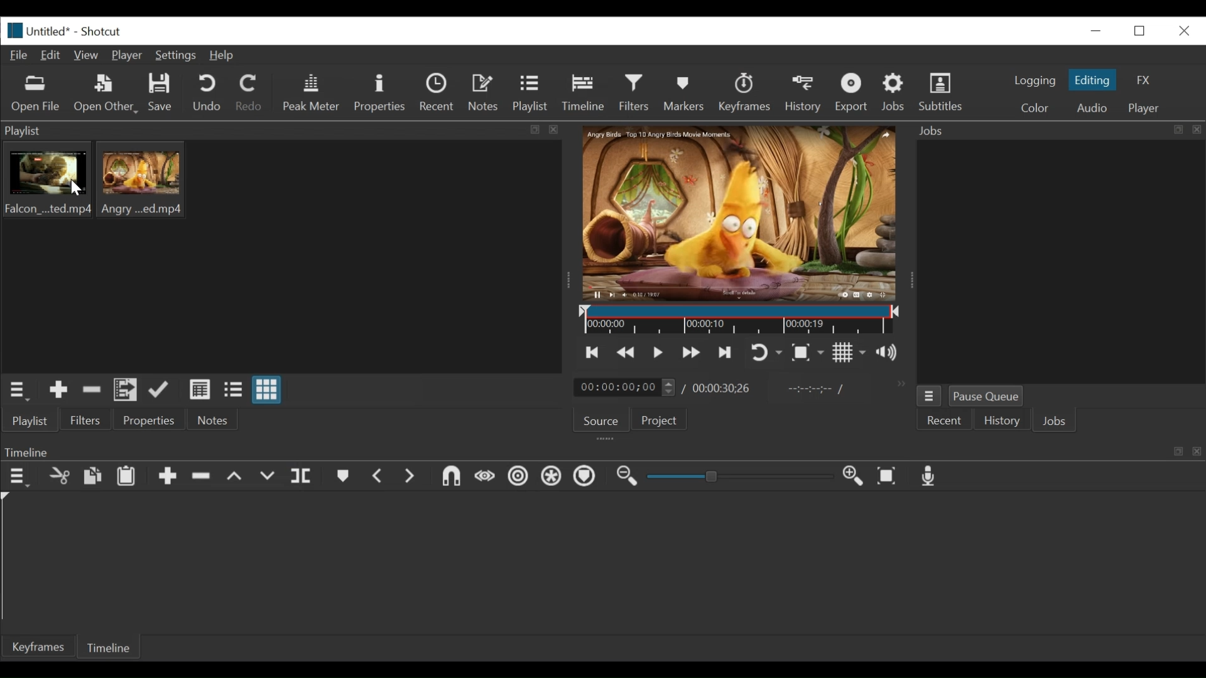  Describe the element at coordinates (890, 477) in the screenshot. I see `Zoom timeline to fit` at that location.